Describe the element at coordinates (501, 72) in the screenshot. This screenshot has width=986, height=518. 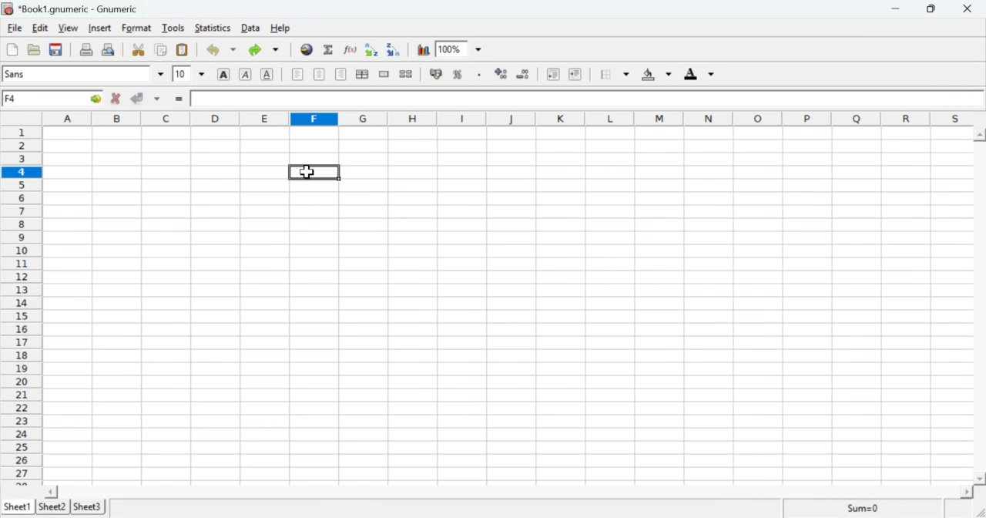
I see `Increase the number of decimals` at that location.